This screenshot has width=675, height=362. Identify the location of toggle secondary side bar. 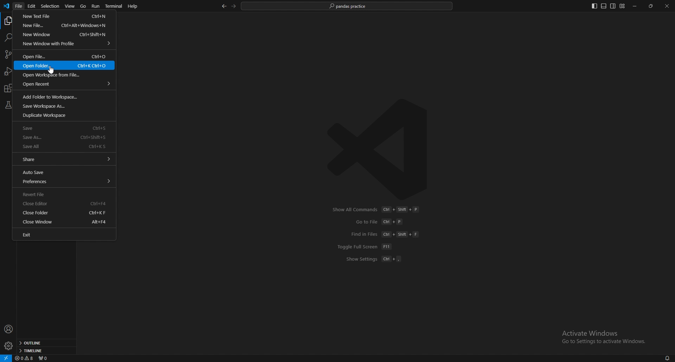
(613, 6).